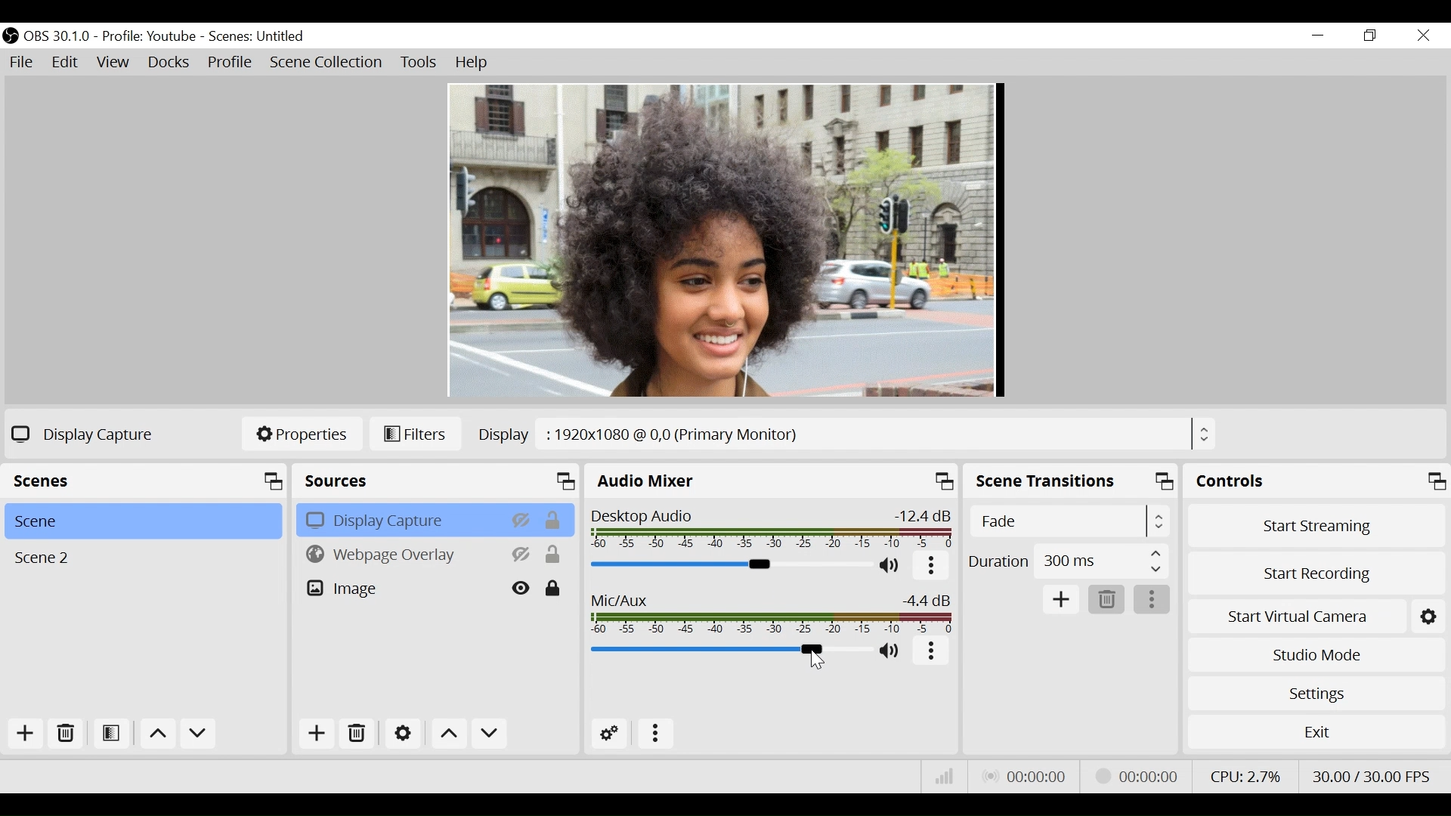  I want to click on hide/display, so click(522, 589).